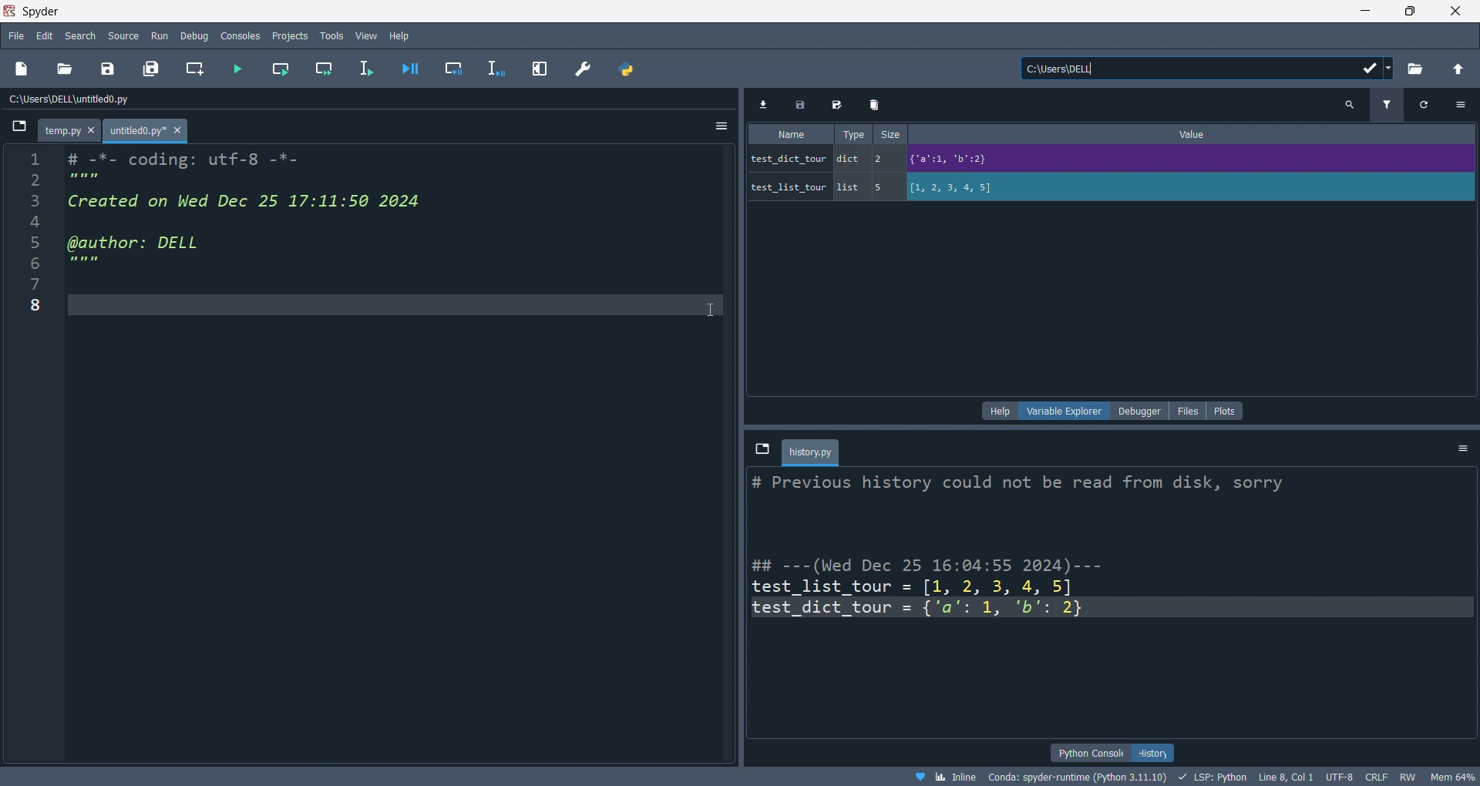  What do you see at coordinates (1197, 134) in the screenshot?
I see `value` at bounding box center [1197, 134].